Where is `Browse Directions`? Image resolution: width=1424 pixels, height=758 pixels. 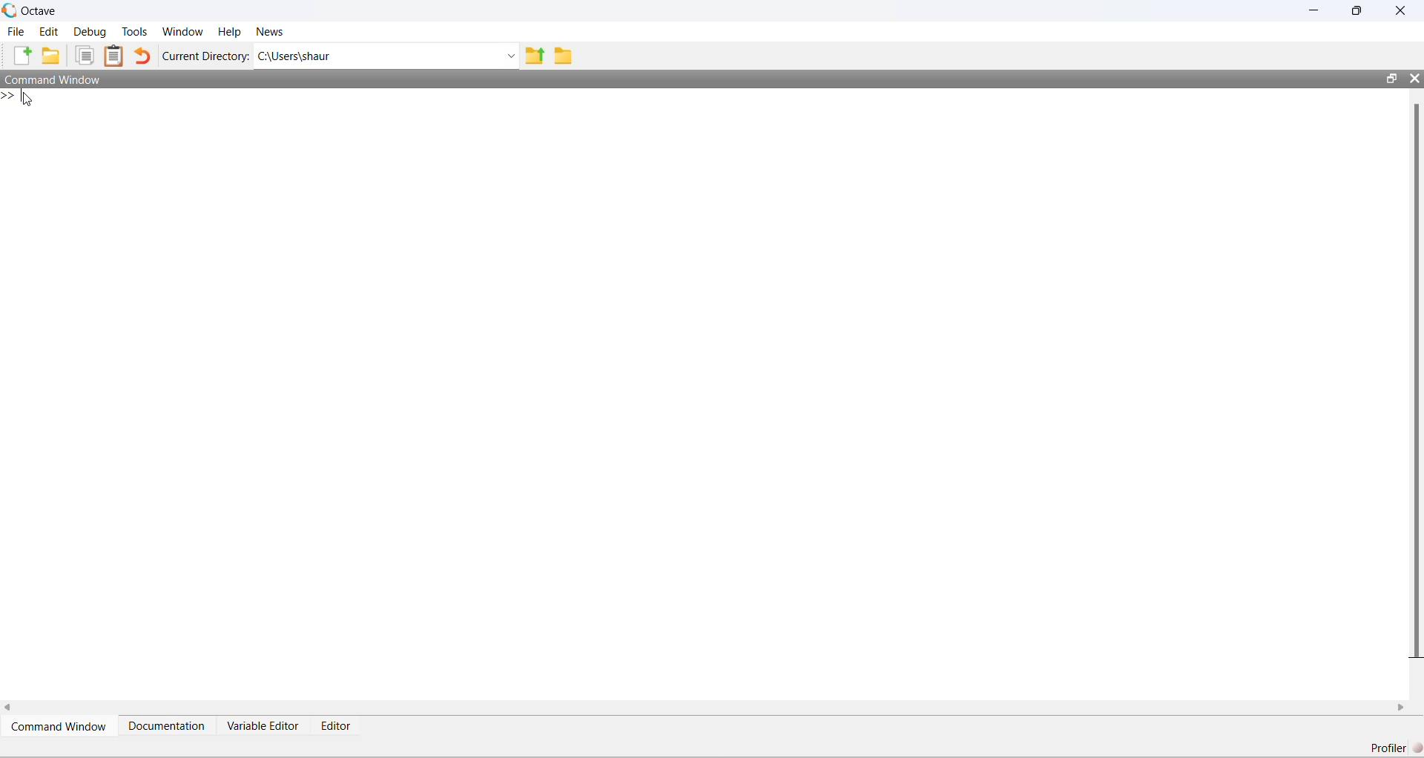 Browse Directions is located at coordinates (563, 56).